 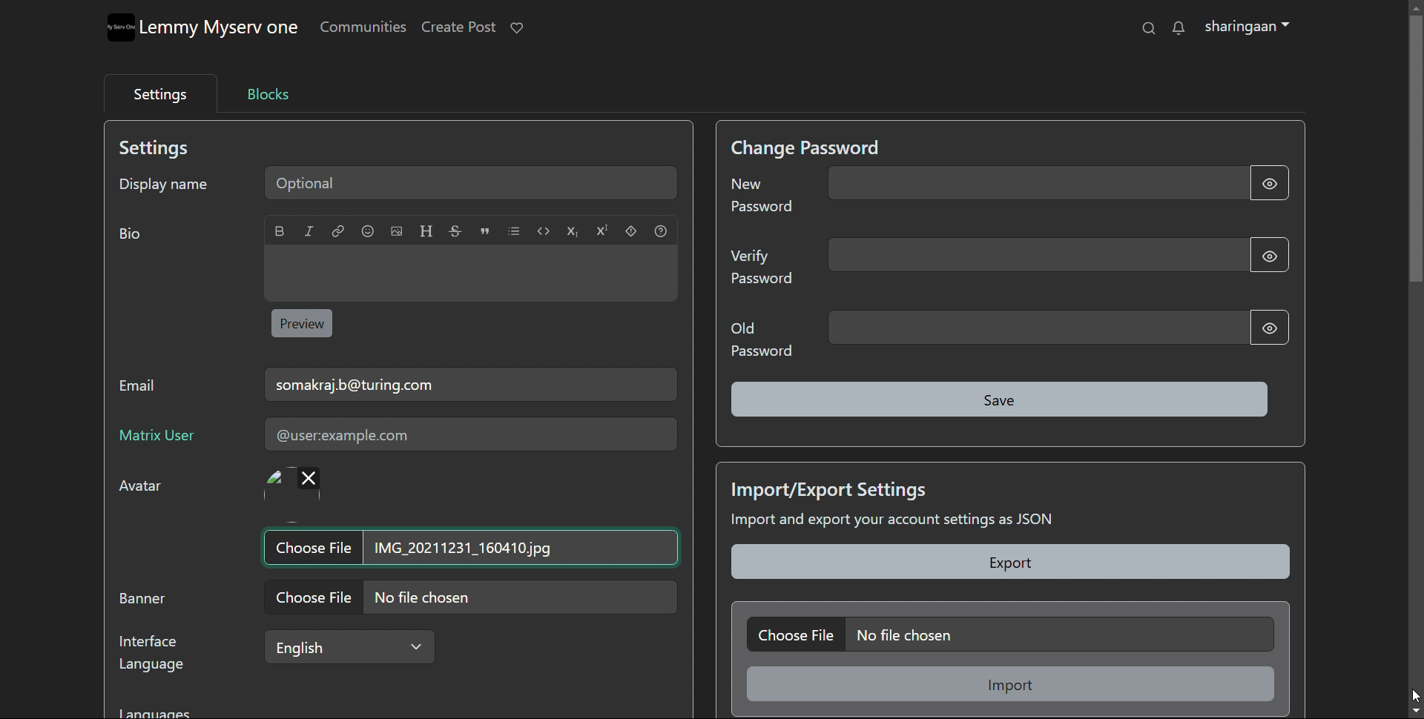 What do you see at coordinates (363, 30) in the screenshot?
I see `Communities` at bounding box center [363, 30].